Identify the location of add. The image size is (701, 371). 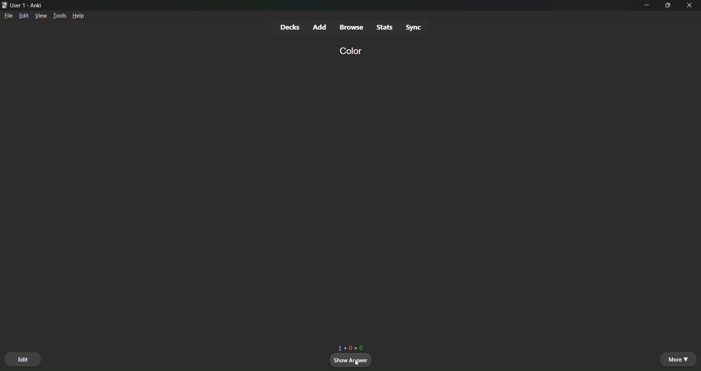
(321, 26).